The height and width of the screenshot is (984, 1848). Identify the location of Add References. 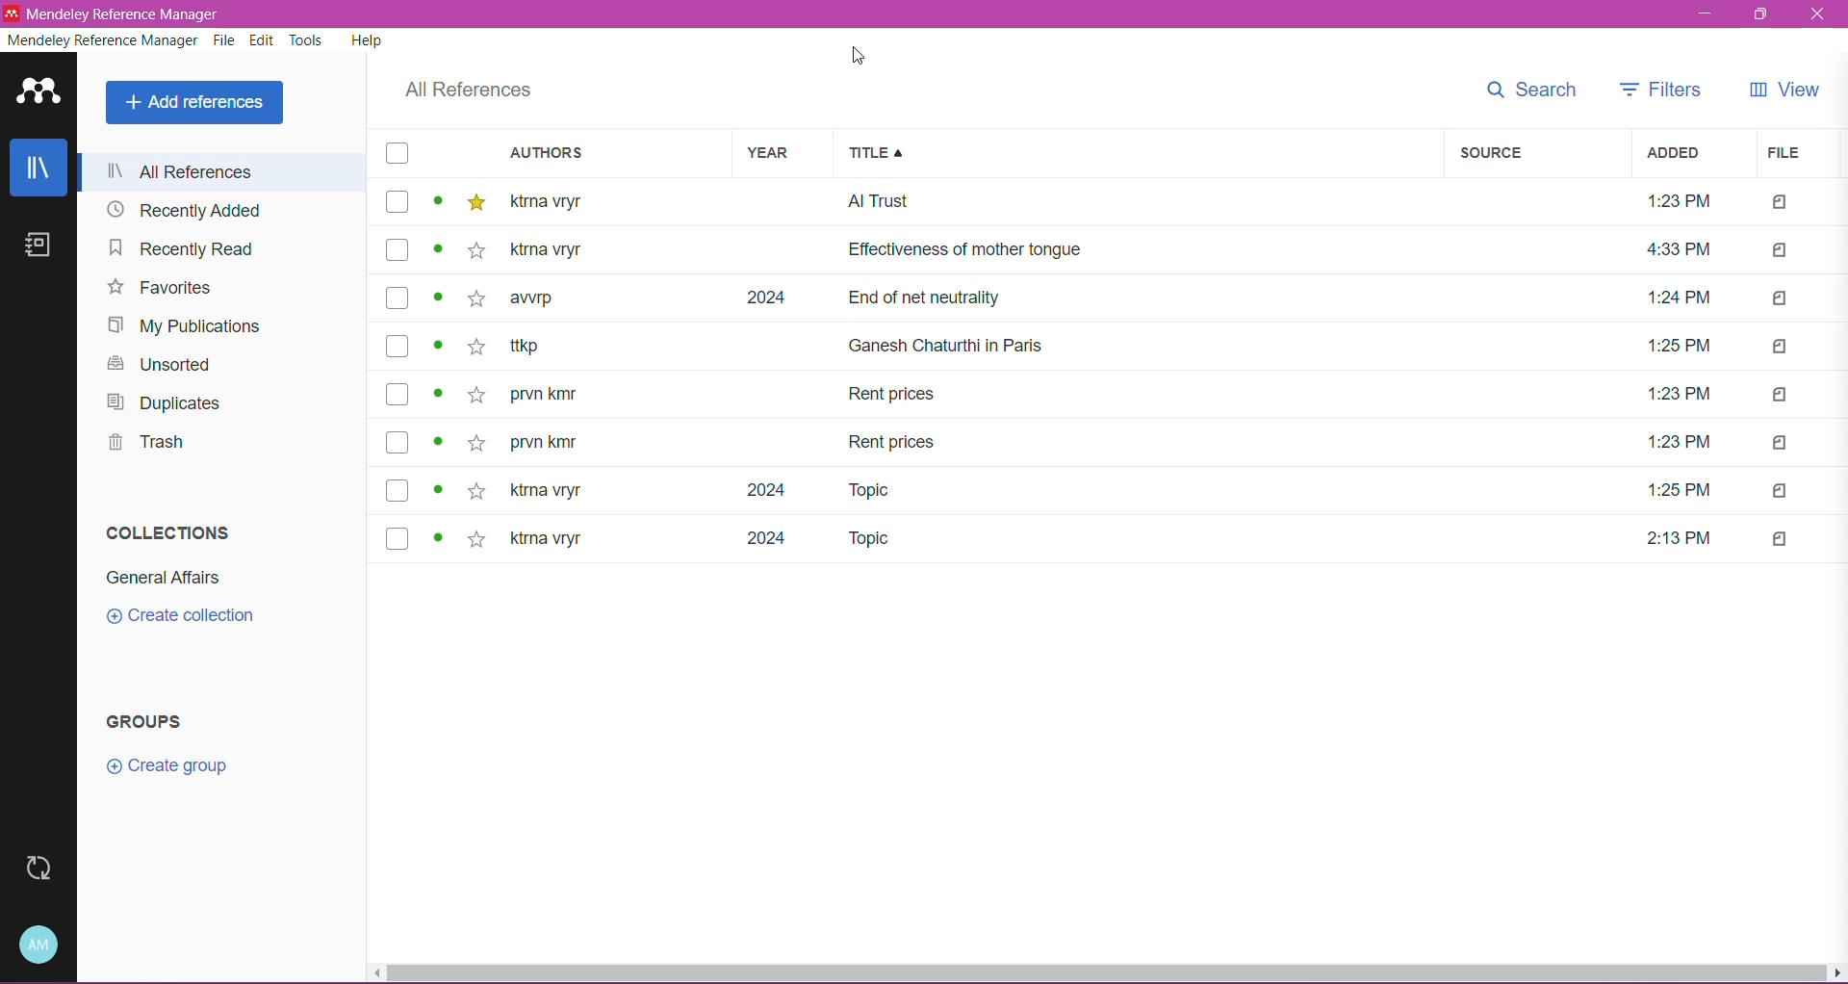
(194, 103).